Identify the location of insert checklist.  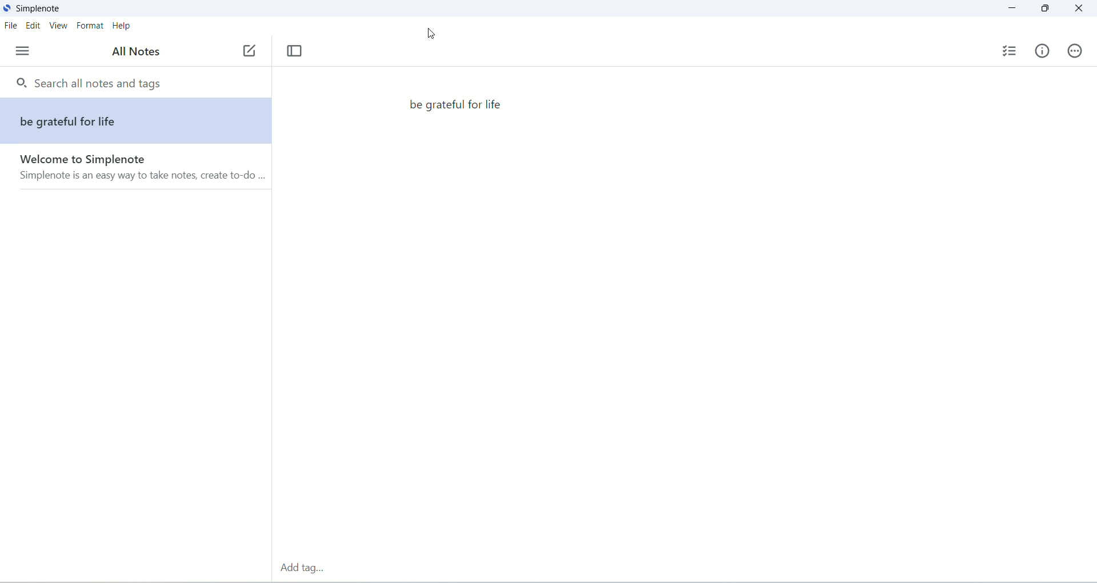
(1007, 52).